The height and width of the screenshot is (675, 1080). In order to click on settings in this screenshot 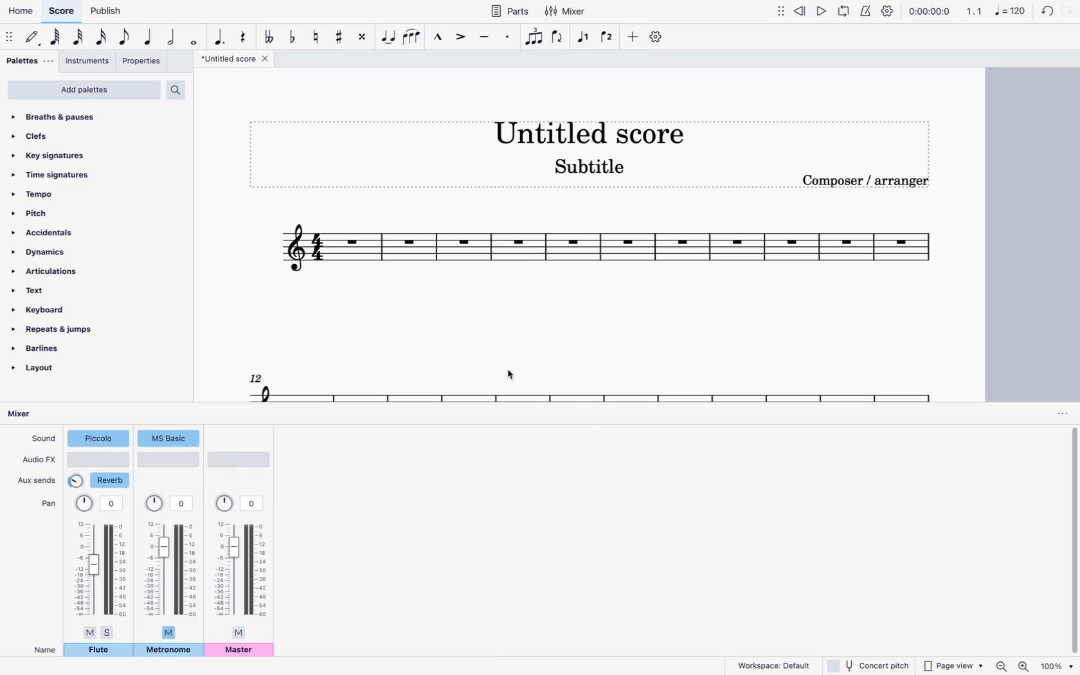, I will do `click(658, 37)`.